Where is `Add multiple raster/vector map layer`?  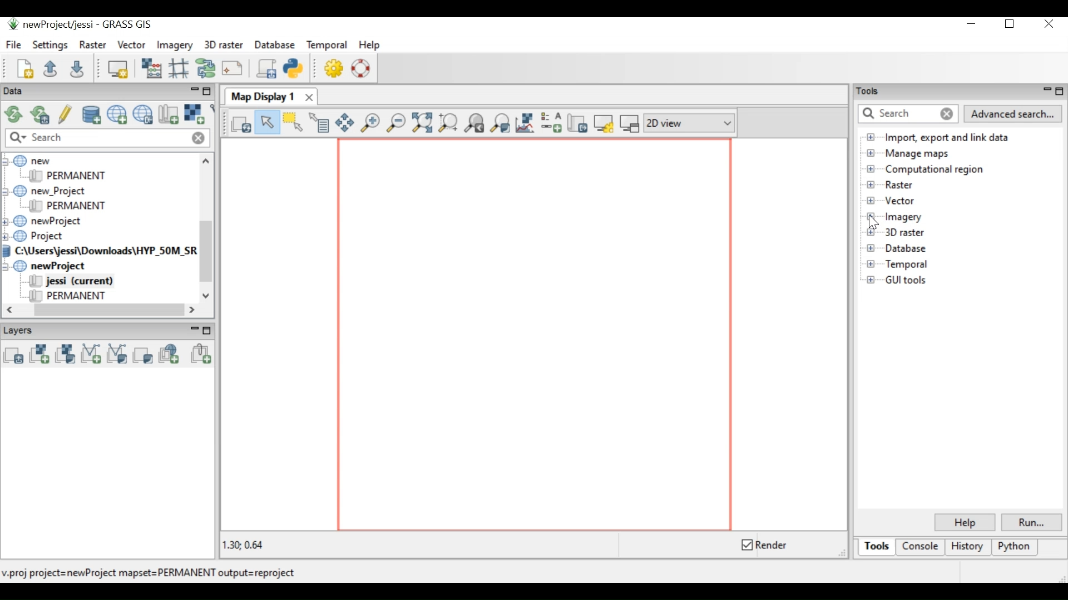 Add multiple raster/vector map layer is located at coordinates (11, 354).